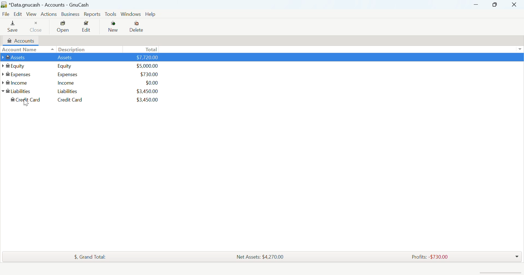 The width and height of the screenshot is (524, 275). Describe the element at coordinates (515, 5) in the screenshot. I see `Close Window` at that location.